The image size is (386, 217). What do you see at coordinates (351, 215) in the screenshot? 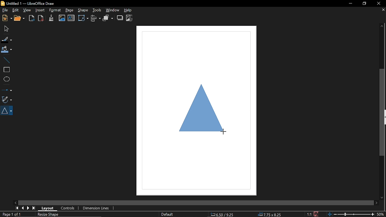
I see `Change zopm` at bounding box center [351, 215].